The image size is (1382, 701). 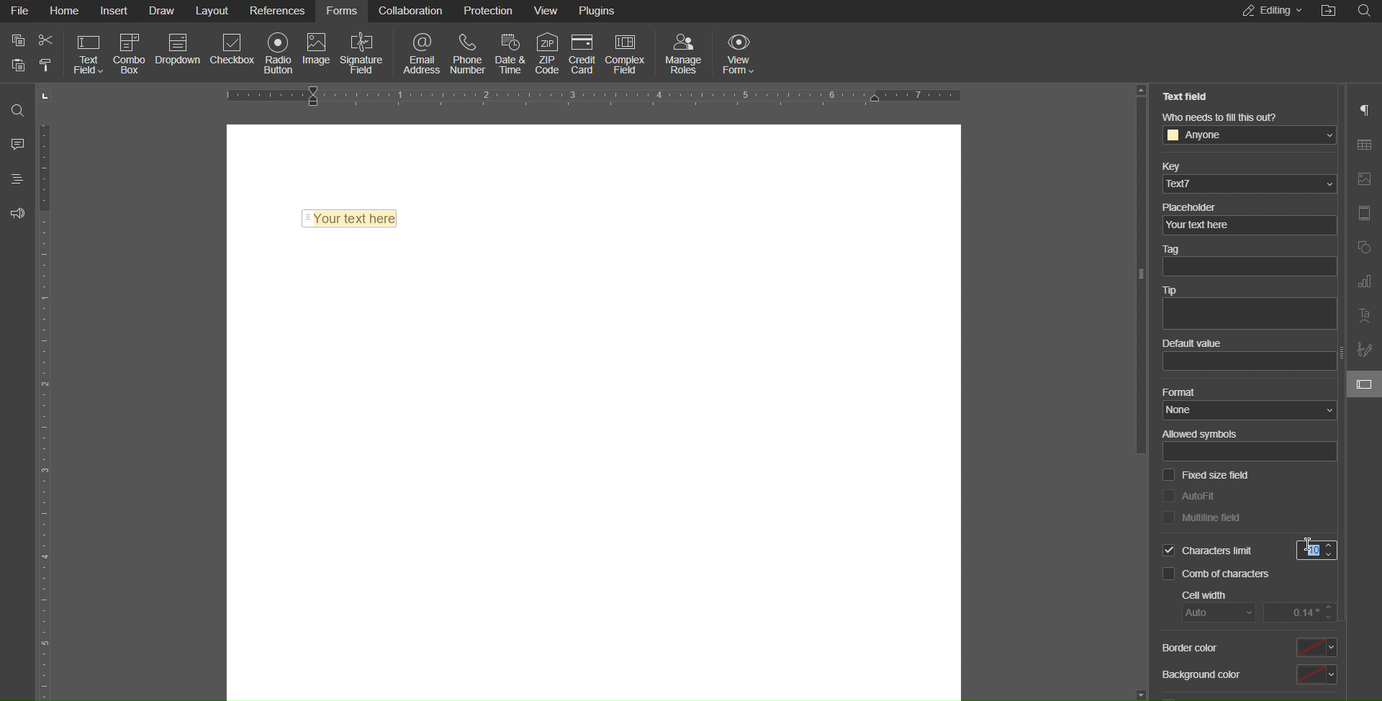 What do you see at coordinates (1247, 176) in the screenshot?
I see `Key` at bounding box center [1247, 176].